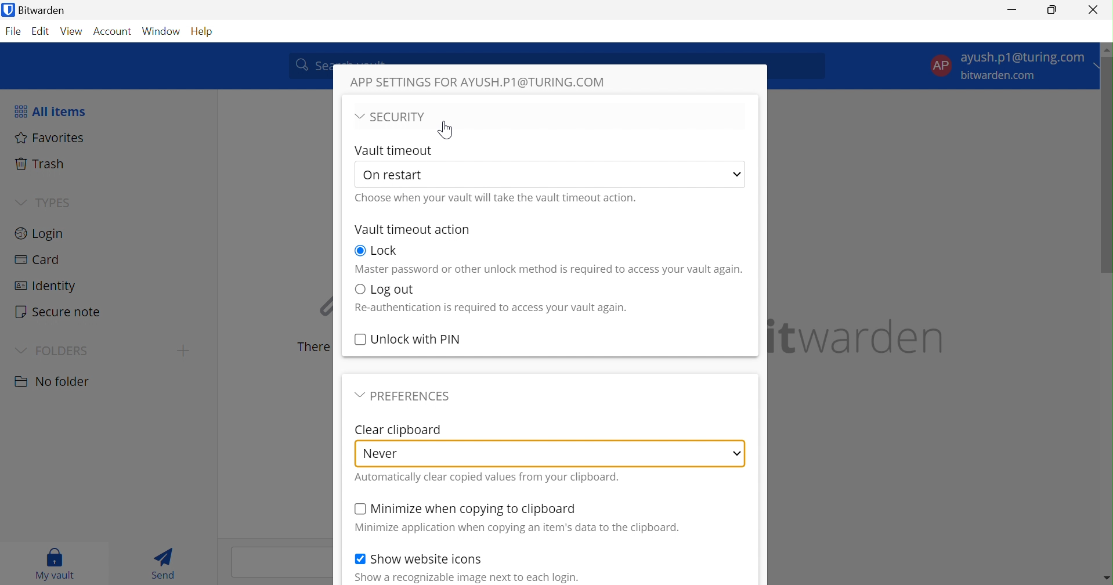 This screenshot has width=1113, height=585. What do you see at coordinates (467, 577) in the screenshot?
I see `Show a recognizable image next to each login.` at bounding box center [467, 577].